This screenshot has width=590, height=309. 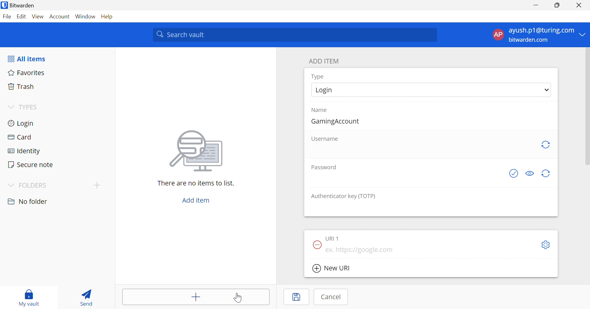 I want to click on Add items, so click(x=195, y=297).